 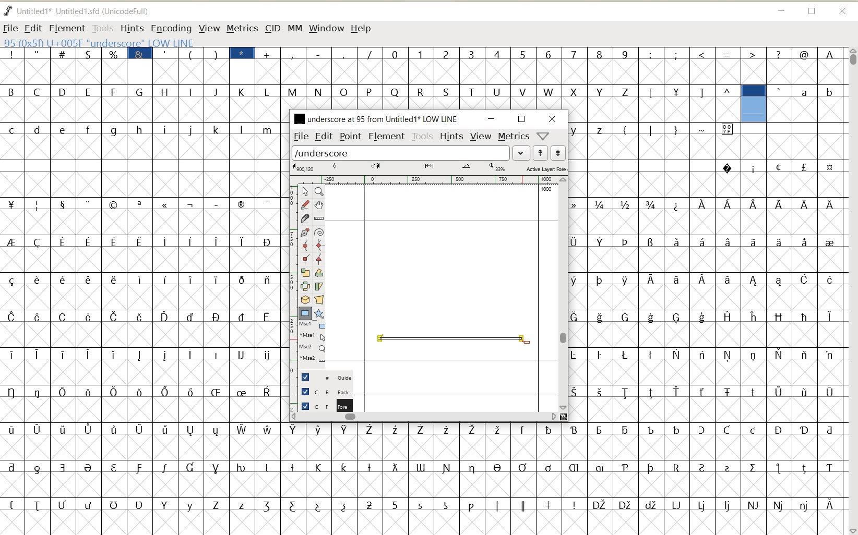 What do you see at coordinates (319, 245) in the screenshot?
I see `add a curve point always either horizontal or vertical` at bounding box center [319, 245].